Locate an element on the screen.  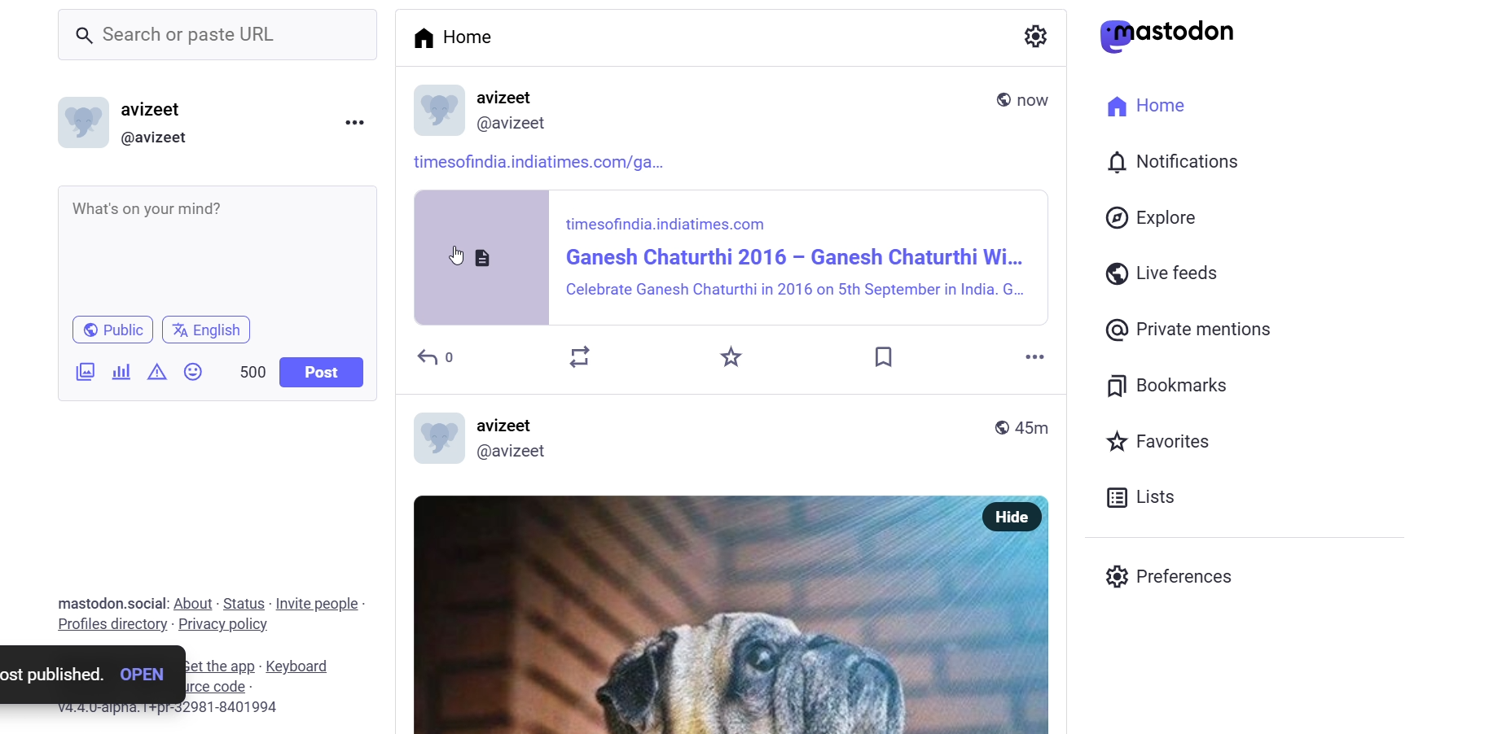
 English is located at coordinates (209, 328).